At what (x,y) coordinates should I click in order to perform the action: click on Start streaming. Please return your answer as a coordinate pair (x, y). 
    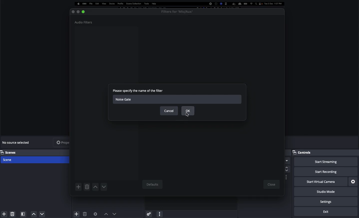
    Looking at the image, I should click on (326, 162).